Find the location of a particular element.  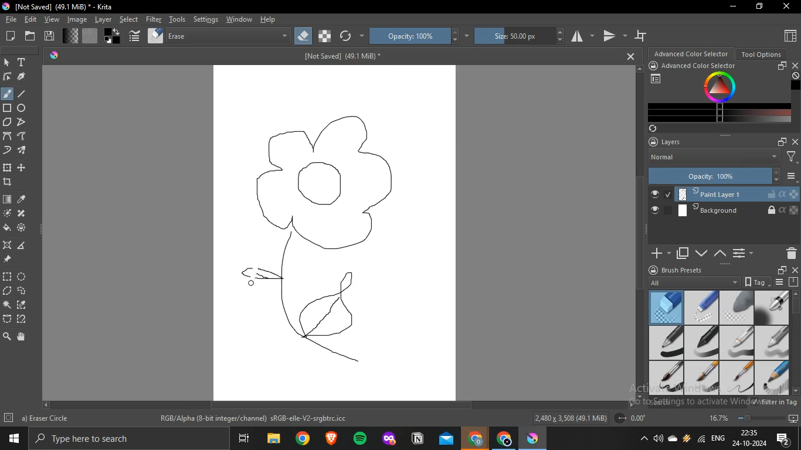

fill patterns is located at coordinates (91, 36).